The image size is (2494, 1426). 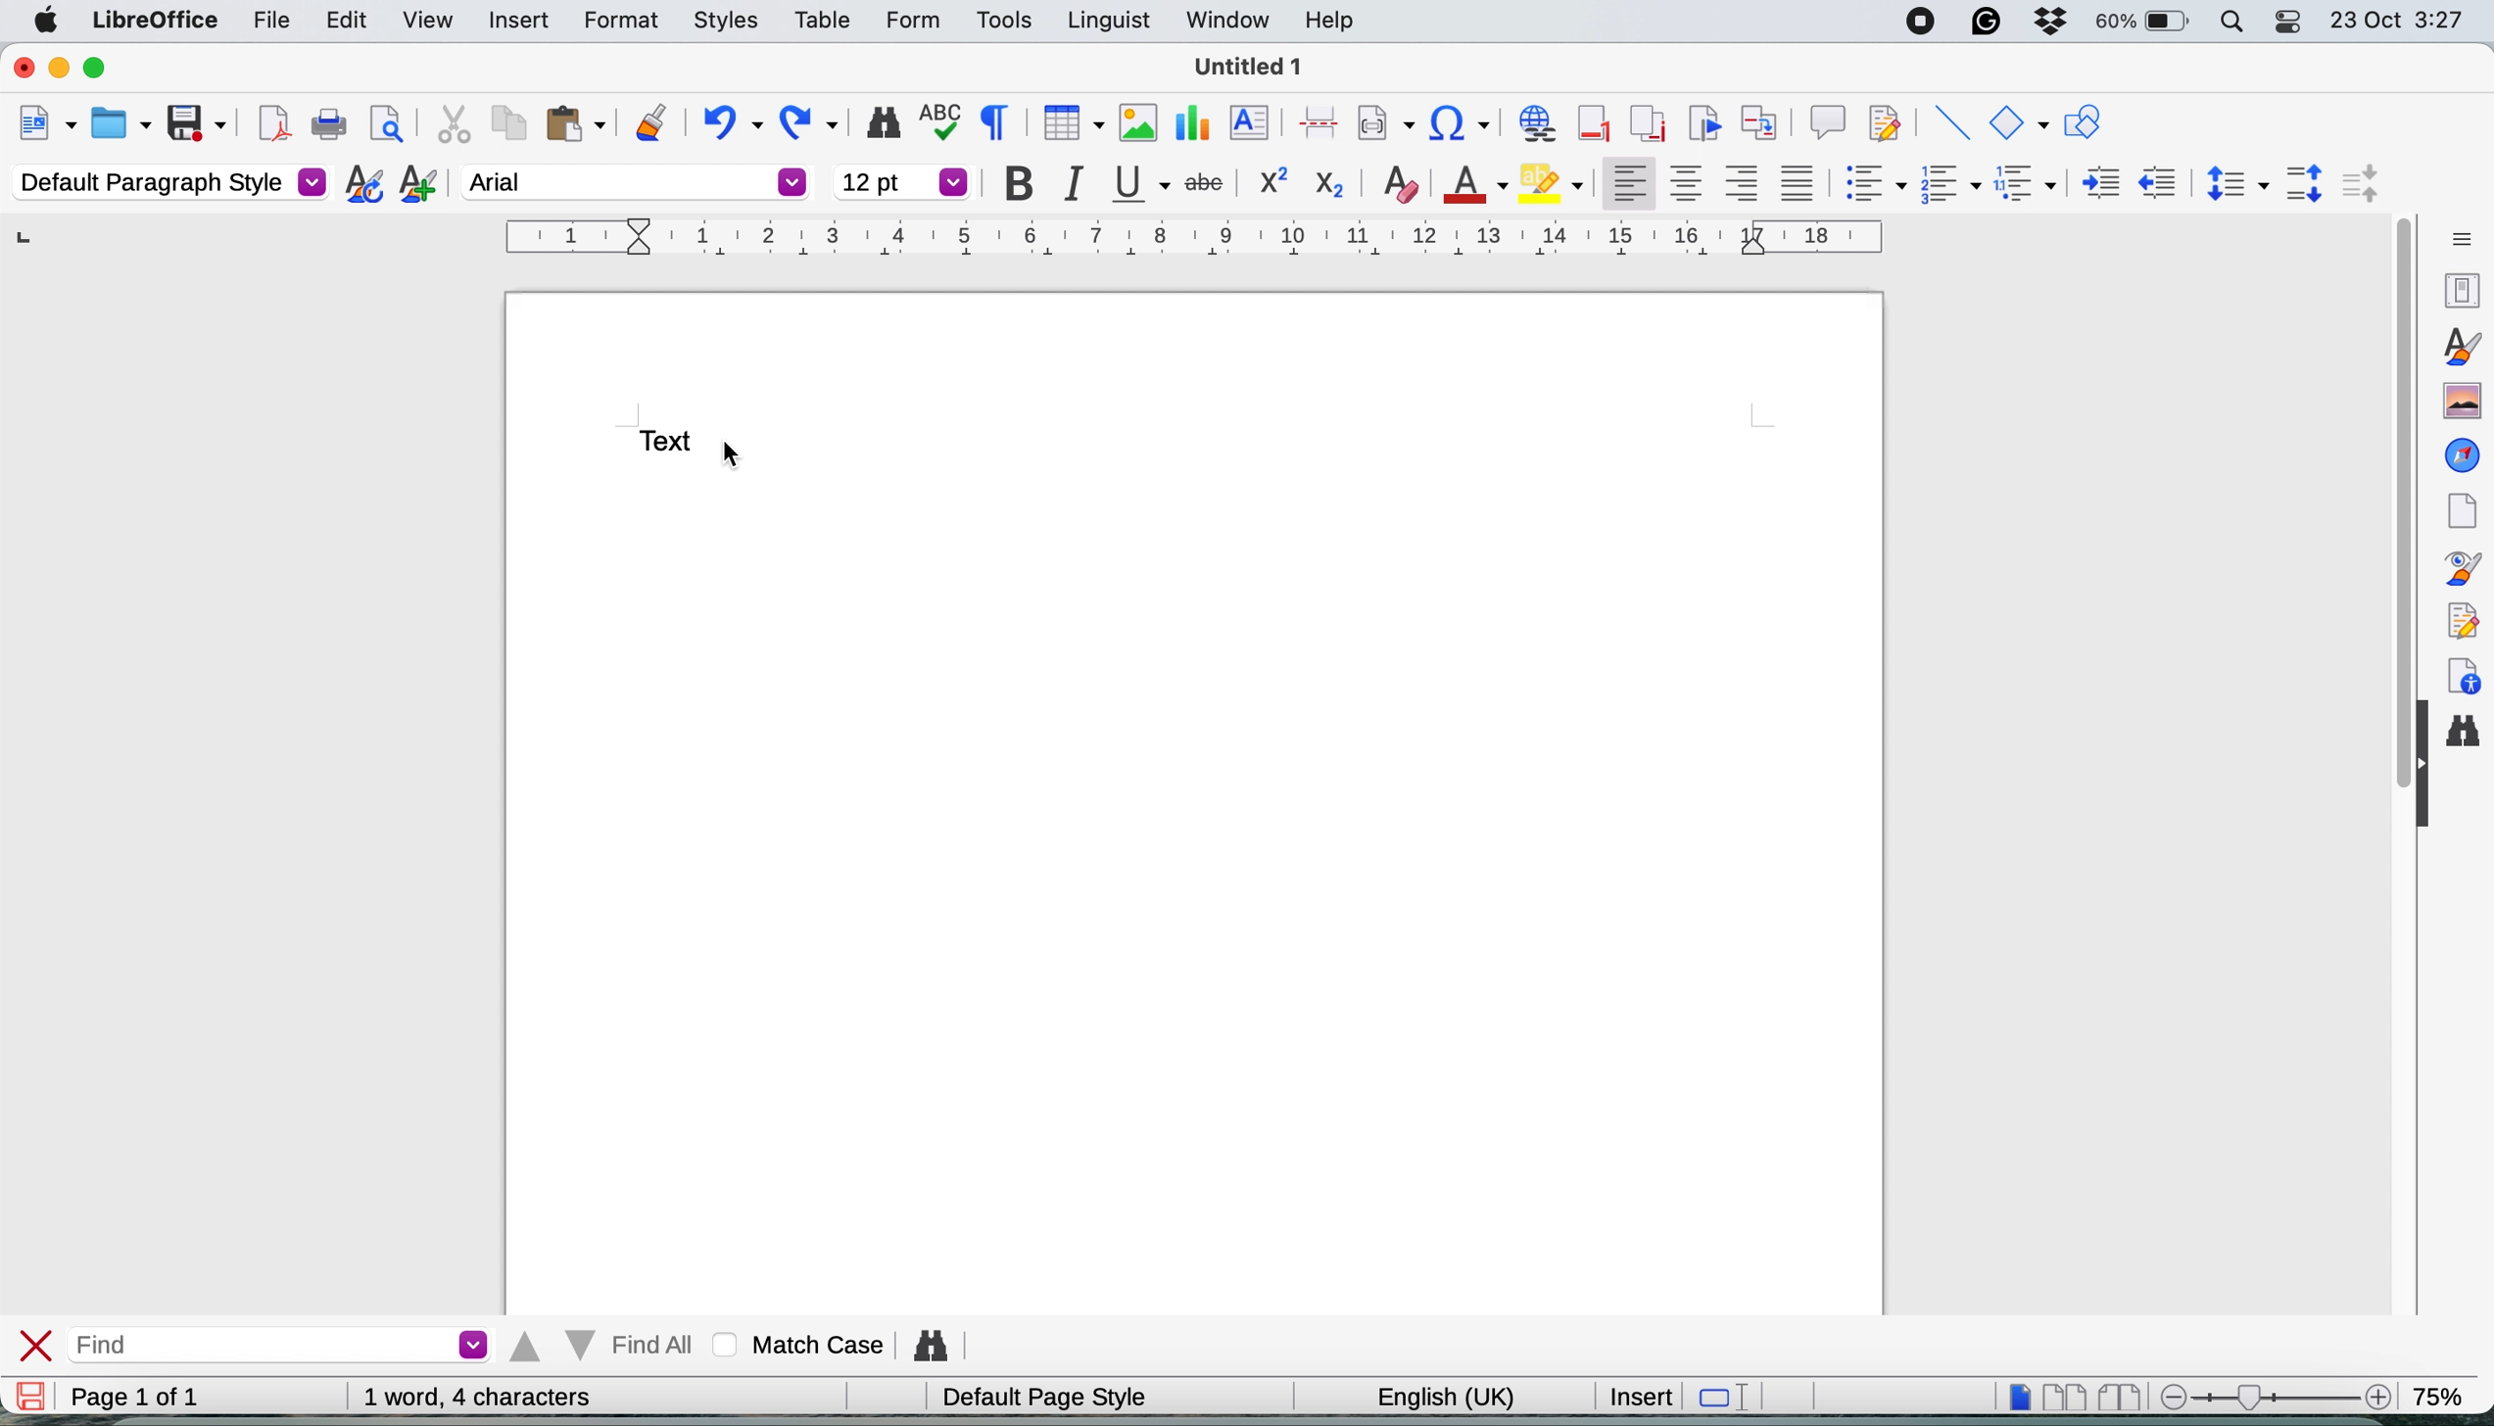 What do you see at coordinates (449, 124) in the screenshot?
I see `cut` at bounding box center [449, 124].